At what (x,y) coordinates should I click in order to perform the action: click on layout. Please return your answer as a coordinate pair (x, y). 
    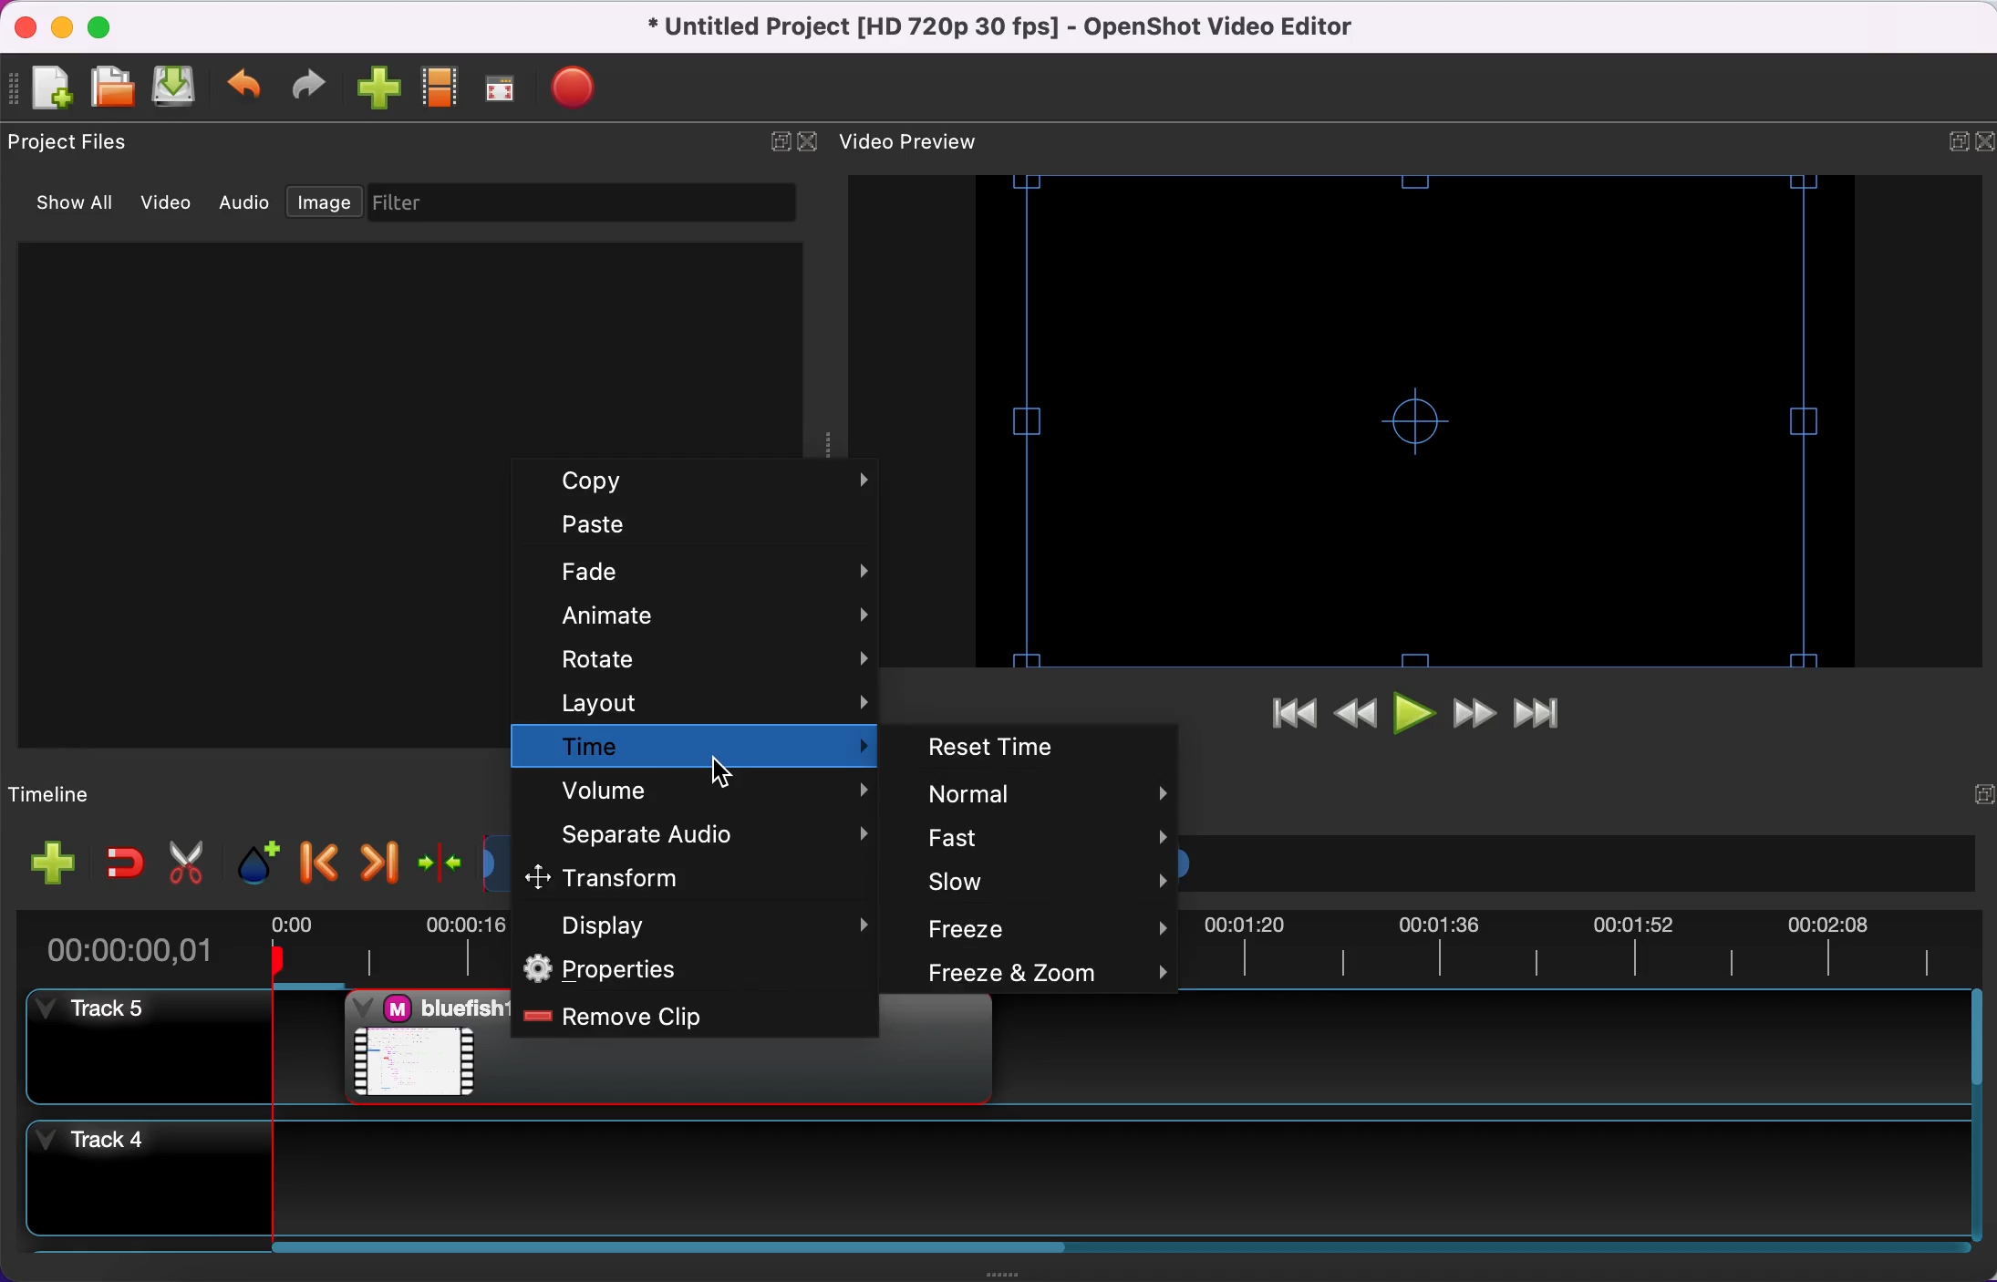
    Looking at the image, I should click on (698, 702).